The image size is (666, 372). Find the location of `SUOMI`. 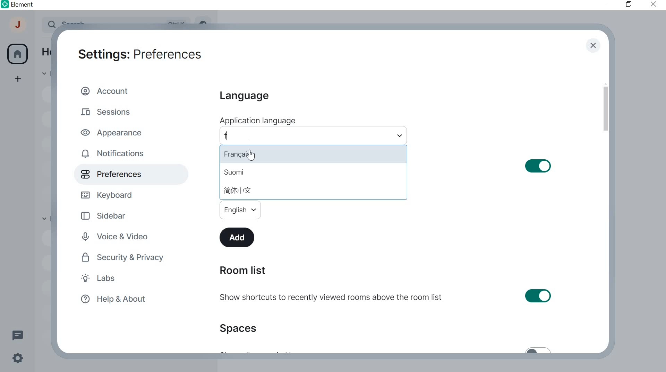

SUOMI is located at coordinates (233, 173).